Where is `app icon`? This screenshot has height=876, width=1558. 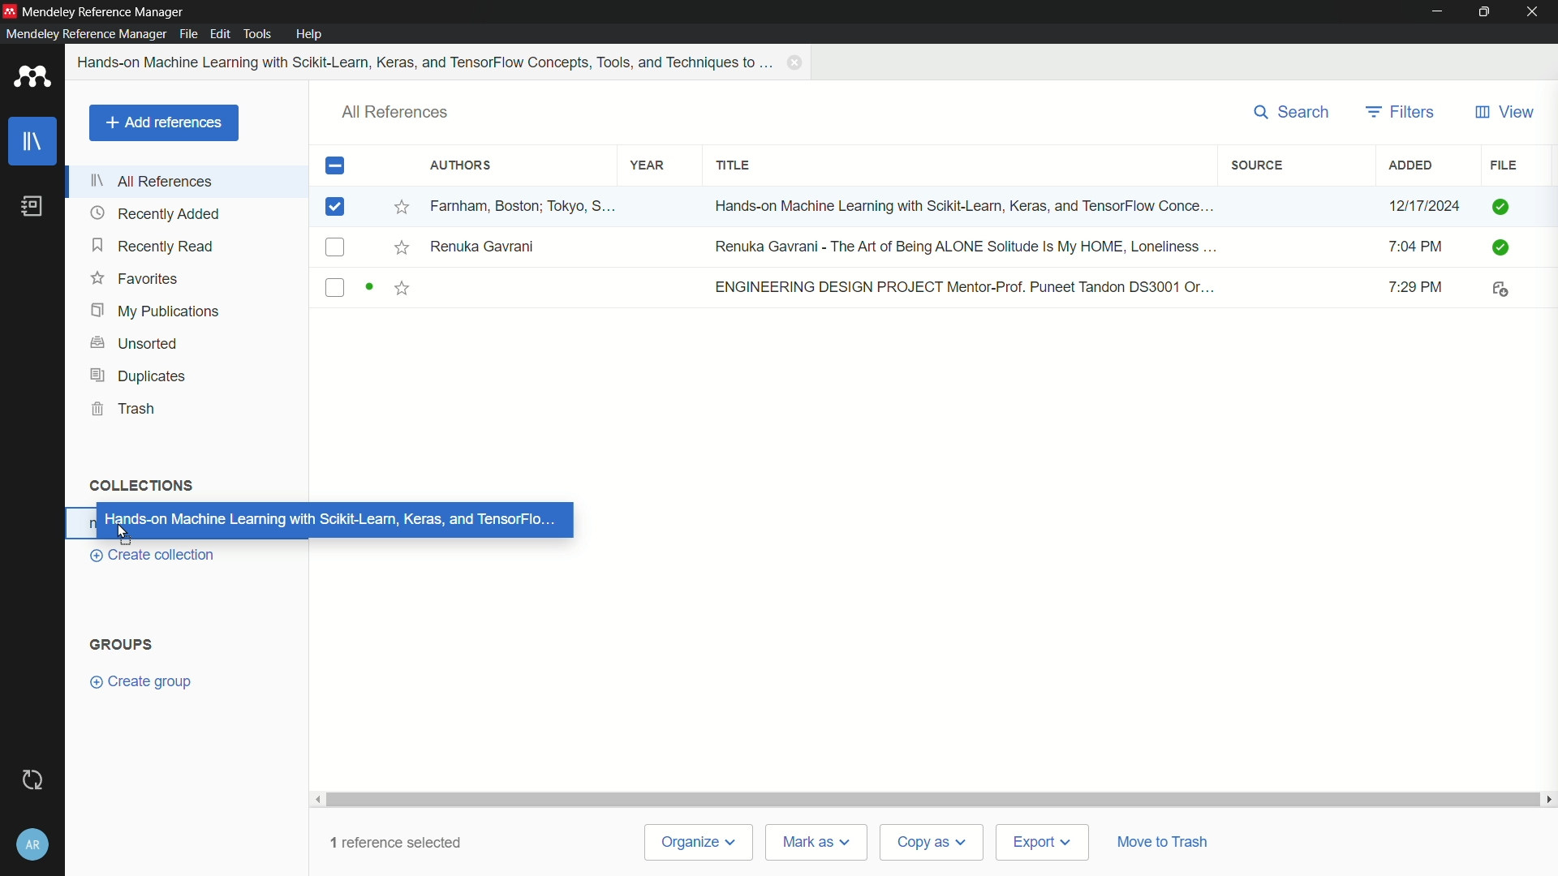 app icon is located at coordinates (32, 79).